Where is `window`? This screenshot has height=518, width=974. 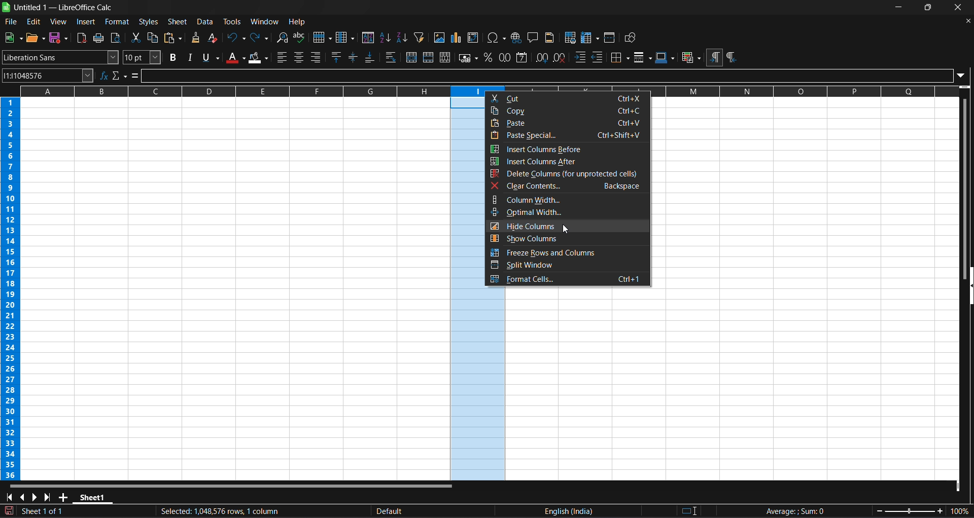 window is located at coordinates (265, 22).